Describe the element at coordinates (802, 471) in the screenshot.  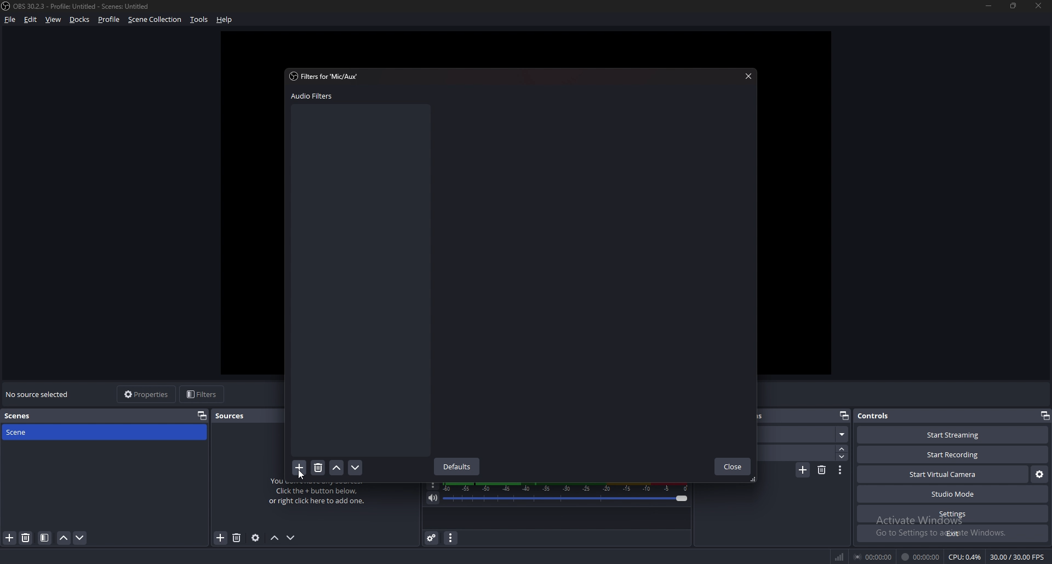
I see `add transition` at that location.